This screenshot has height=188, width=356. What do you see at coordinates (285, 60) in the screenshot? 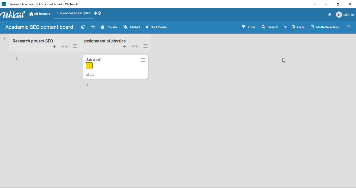
I see `cursor movement` at bounding box center [285, 60].